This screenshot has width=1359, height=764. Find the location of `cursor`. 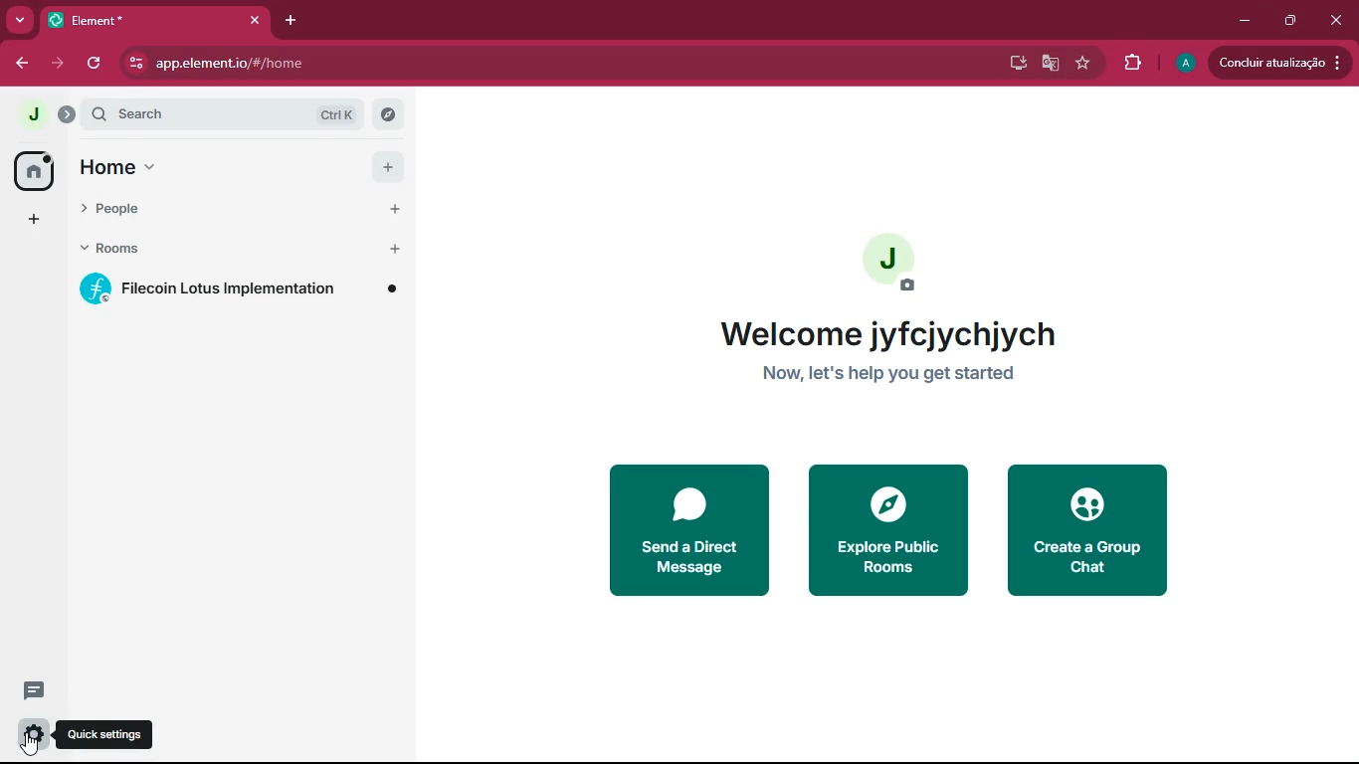

cursor is located at coordinates (28, 744).